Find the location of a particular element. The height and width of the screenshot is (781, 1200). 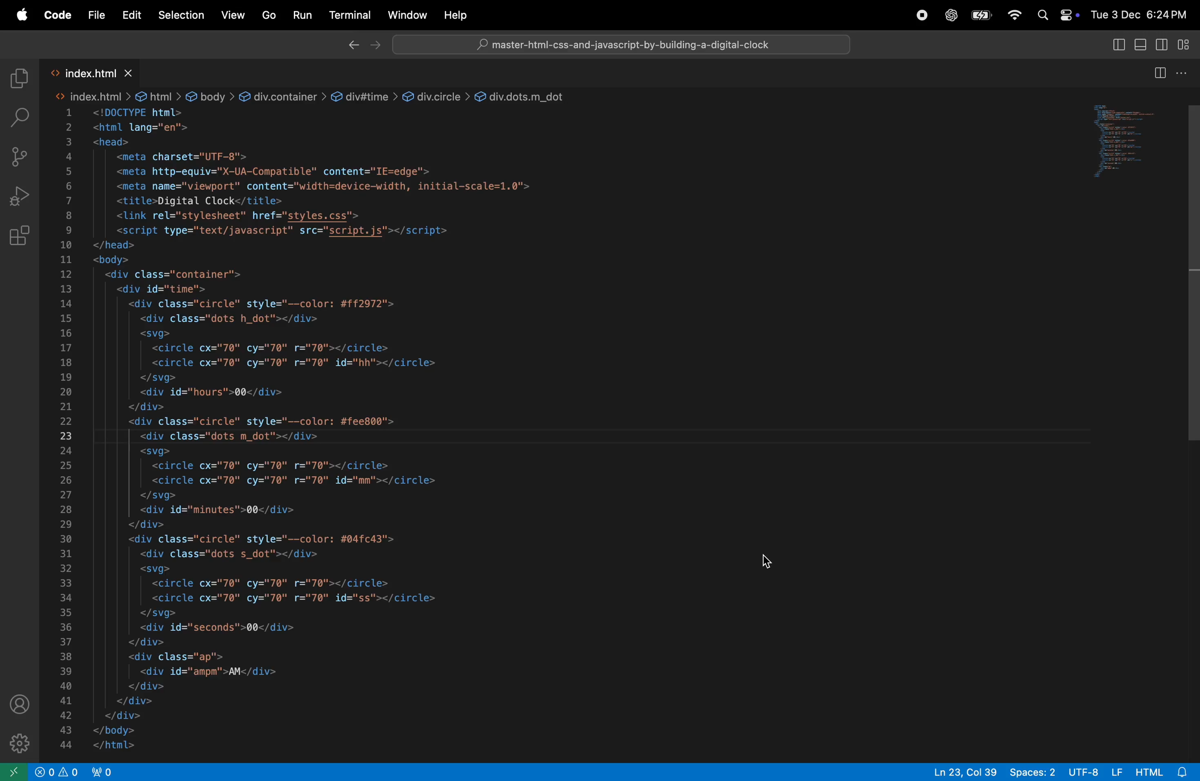

date and time is located at coordinates (1139, 12).